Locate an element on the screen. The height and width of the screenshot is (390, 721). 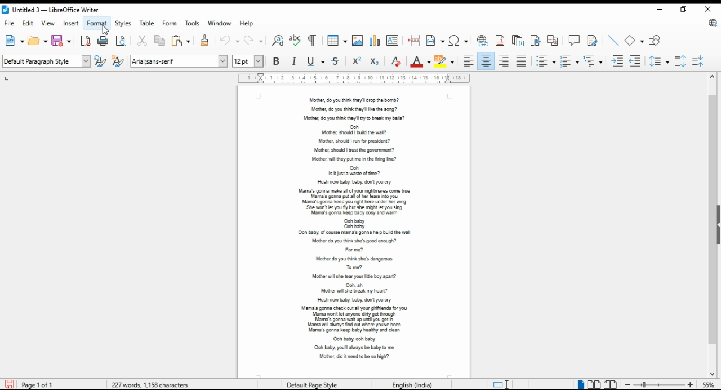
strikethrough is located at coordinates (336, 60).